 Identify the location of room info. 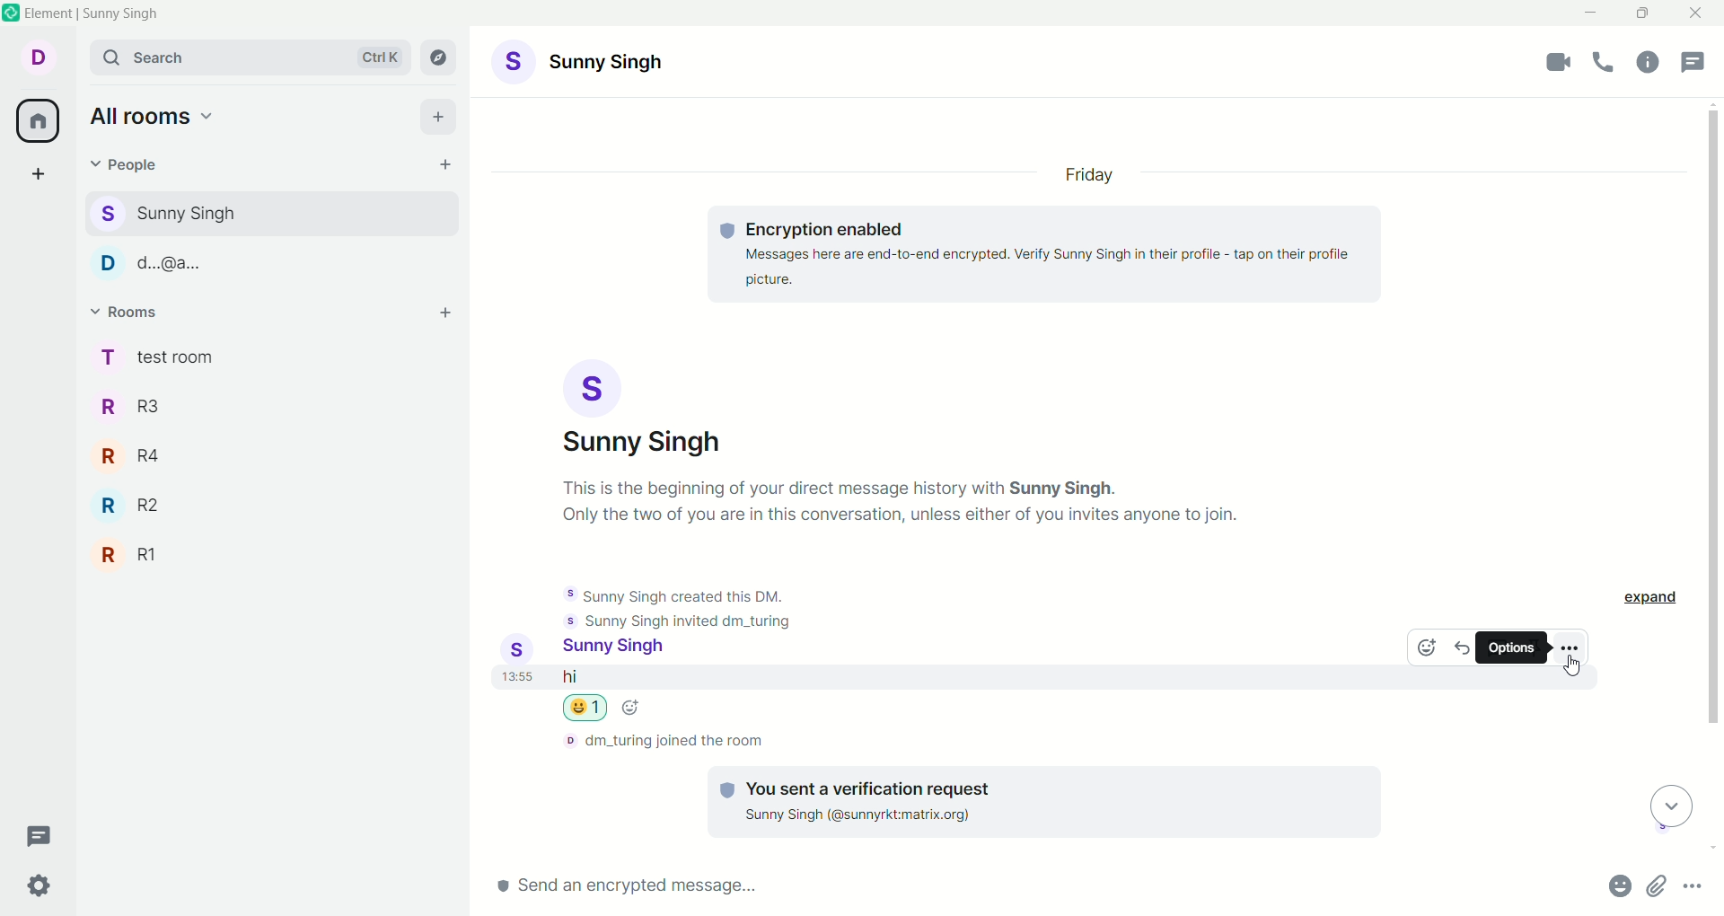
(1652, 63).